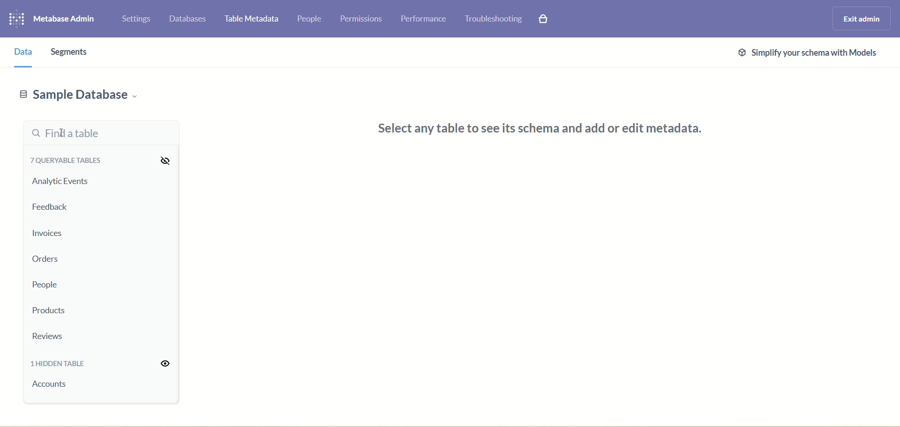 The height and width of the screenshot is (427, 900). Describe the element at coordinates (493, 19) in the screenshot. I see `trouble shooting` at that location.